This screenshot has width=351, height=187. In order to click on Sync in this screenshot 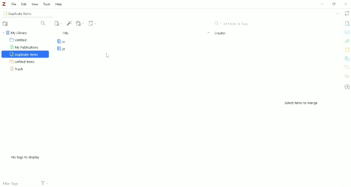, I will do `click(347, 13)`.